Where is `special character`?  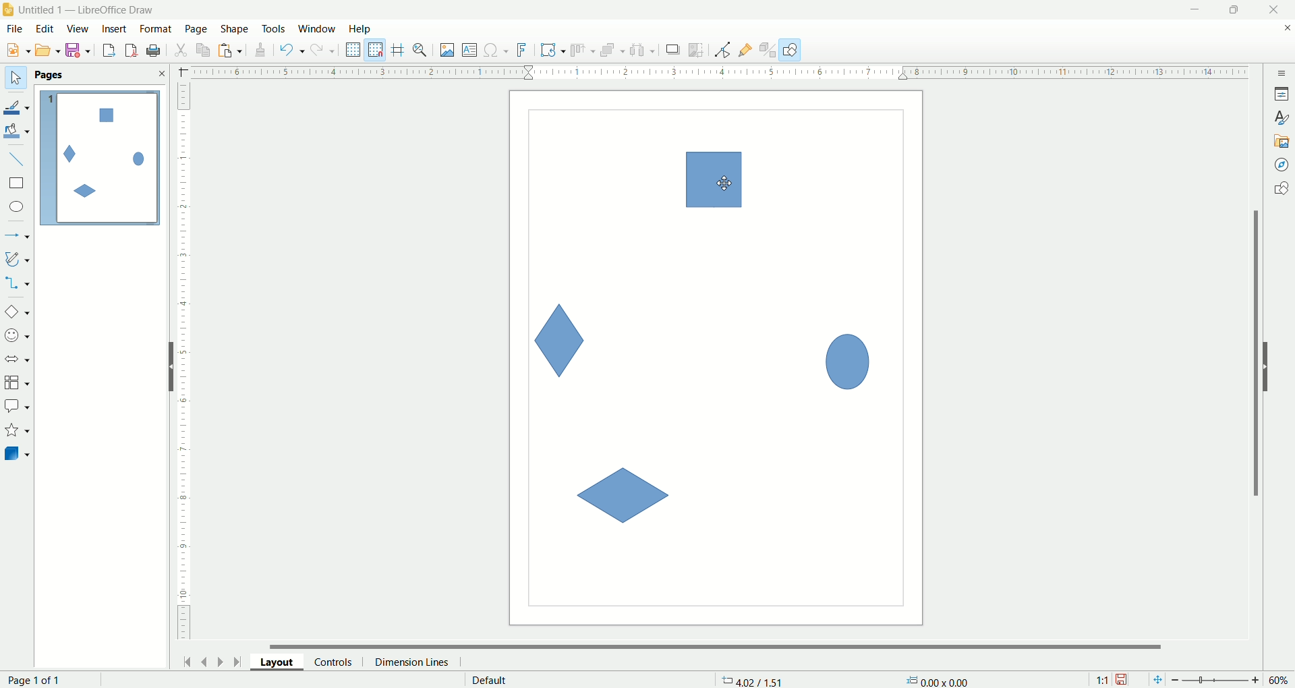
special character is located at coordinates (497, 51).